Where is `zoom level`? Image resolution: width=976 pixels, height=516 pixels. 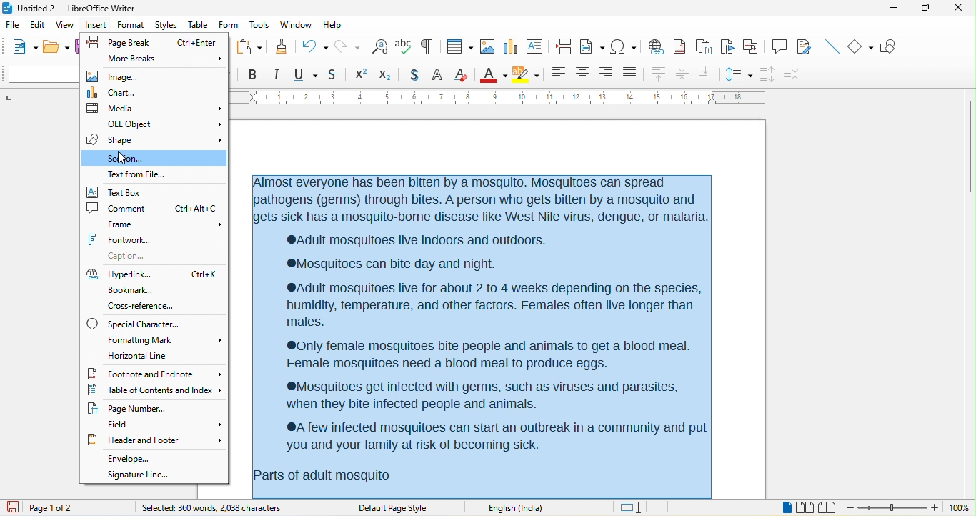 zoom level is located at coordinates (959, 508).